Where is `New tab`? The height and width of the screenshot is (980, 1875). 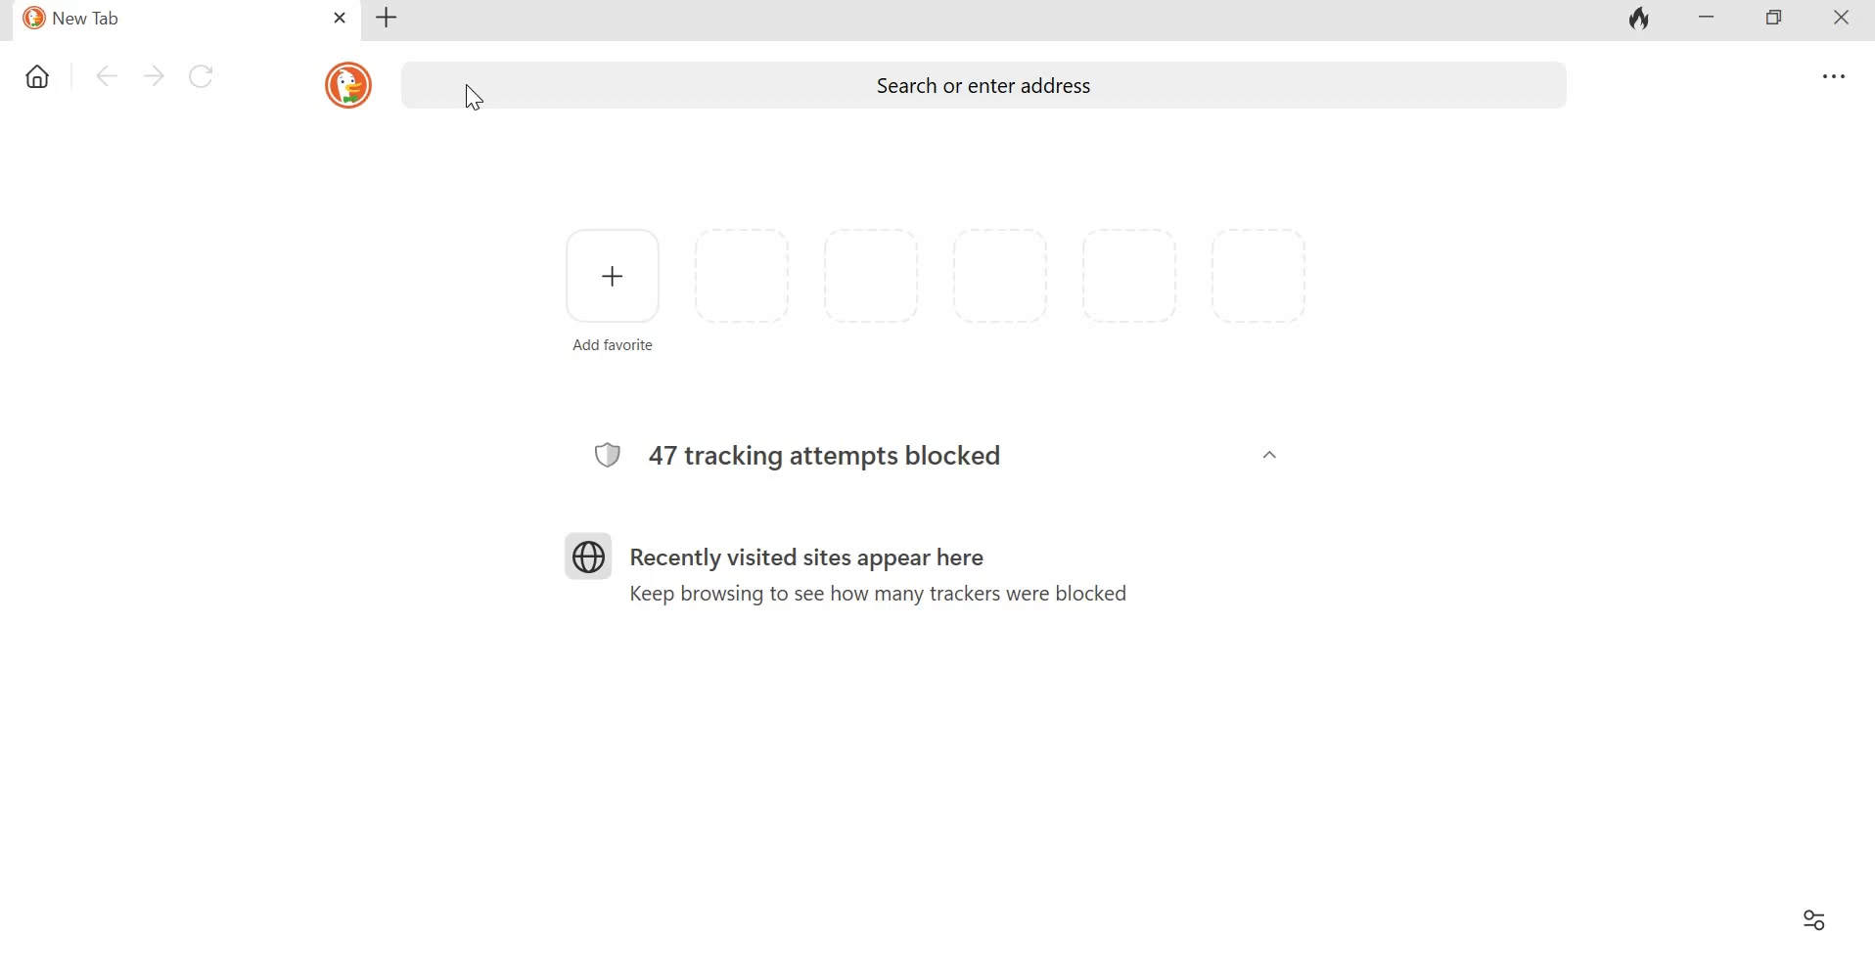
New tab is located at coordinates (388, 18).